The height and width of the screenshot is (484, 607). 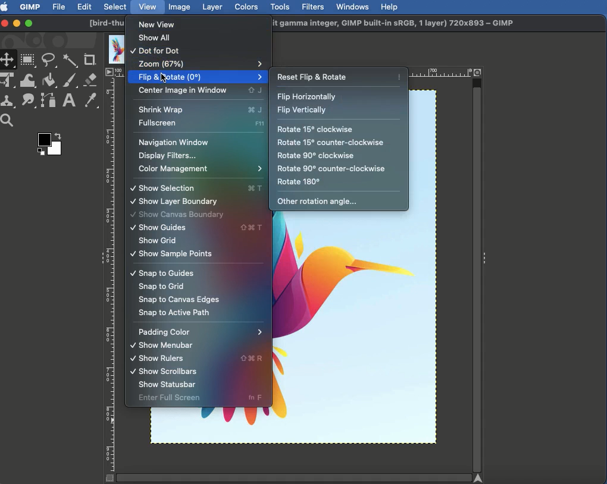 What do you see at coordinates (399, 24) in the screenshot?
I see `[bird-thumbnail] (imported)-3.0 (RGB color 8-bit gamma integer, GIMP built-in SRGB, 1 layer) 720x893 ~ GIMP.` at bounding box center [399, 24].